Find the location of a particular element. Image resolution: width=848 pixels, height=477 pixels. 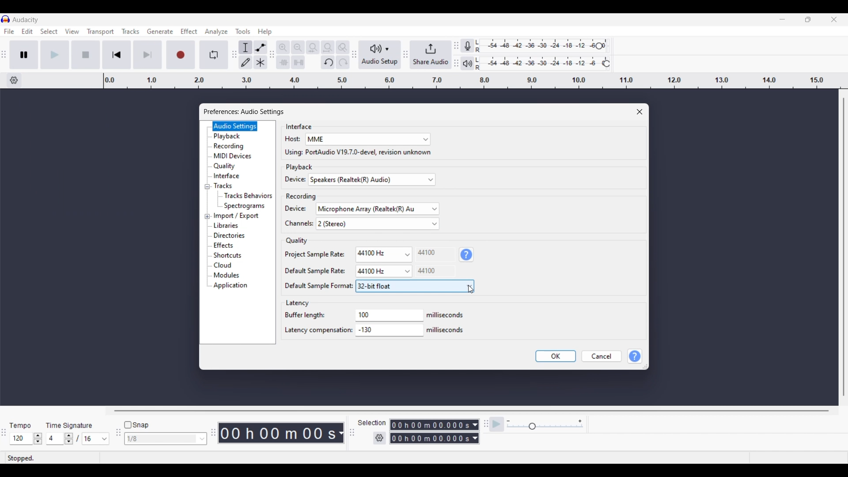

Cancel inputs made is located at coordinates (602, 356).